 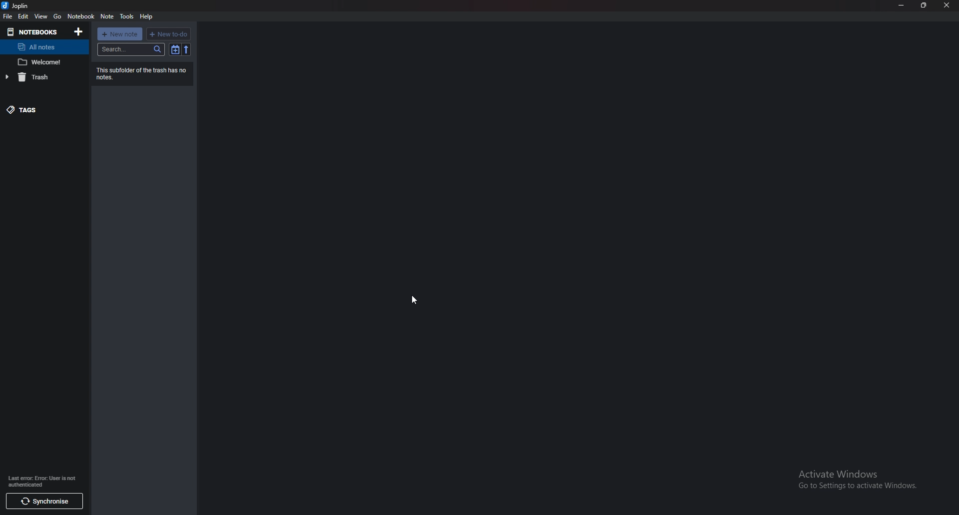 I want to click on go, so click(x=57, y=16).